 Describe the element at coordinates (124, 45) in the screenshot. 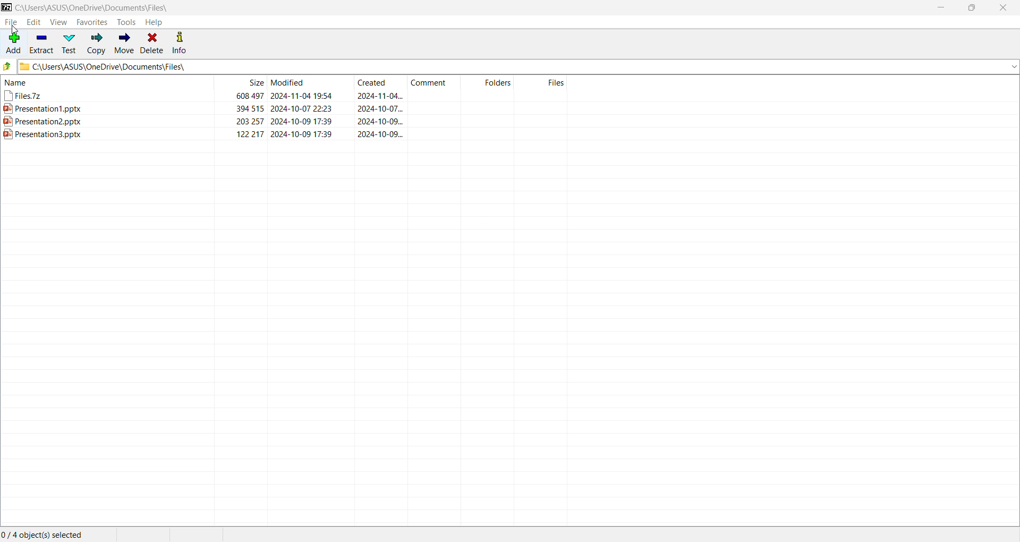

I see `Move` at that location.